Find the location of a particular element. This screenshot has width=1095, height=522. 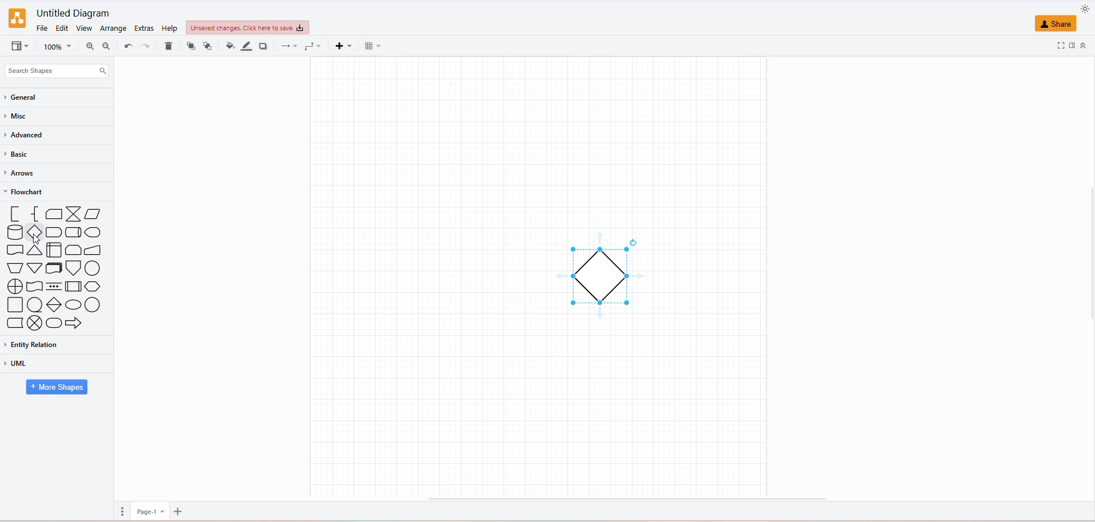

UNSAVED CHANGES is located at coordinates (248, 27).